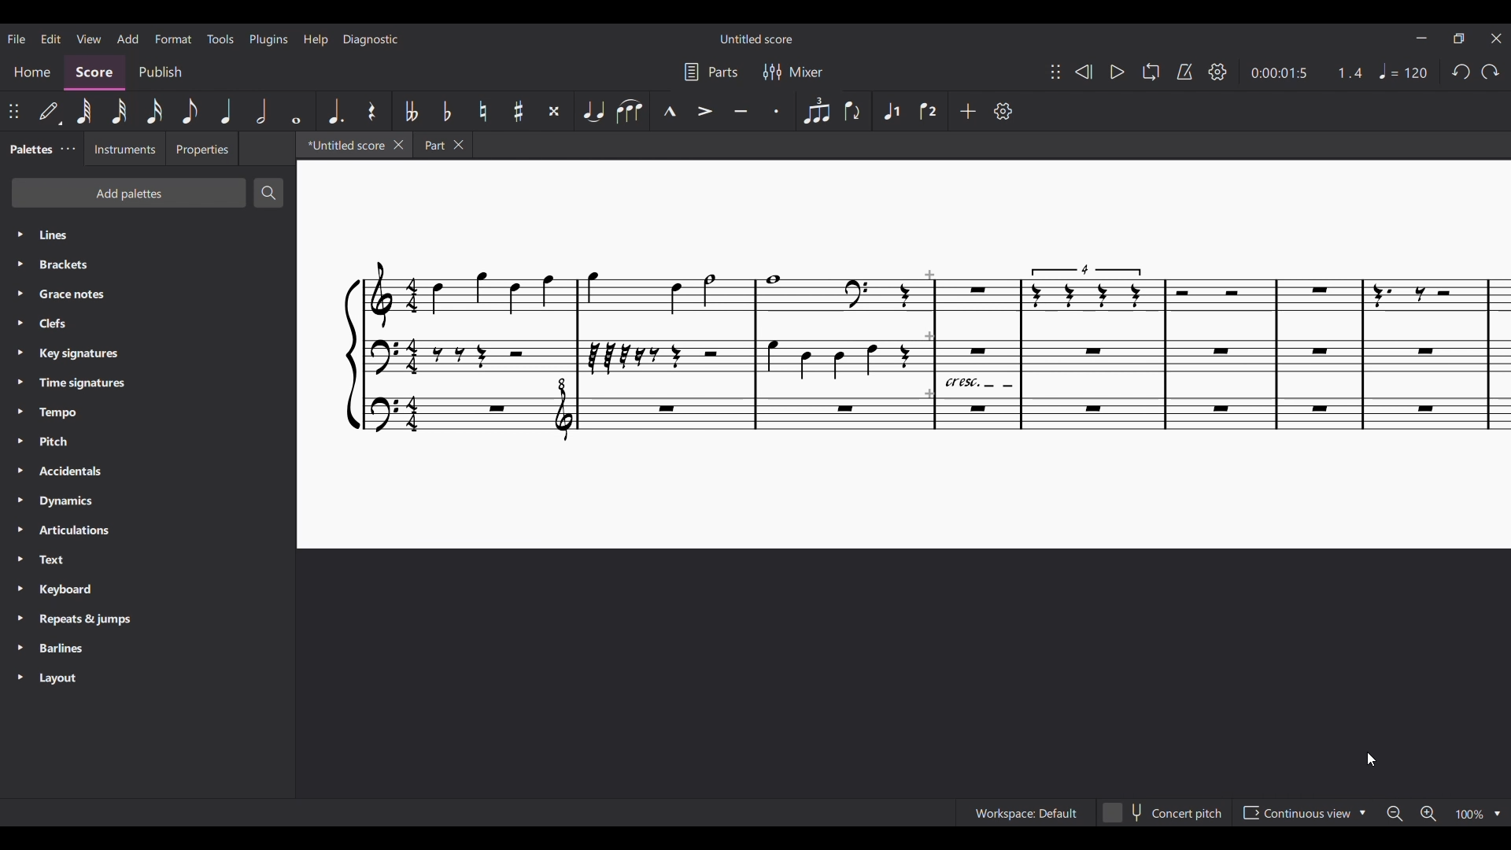 The image size is (1511, 850). Describe the element at coordinates (90, 37) in the screenshot. I see `View menu` at that location.